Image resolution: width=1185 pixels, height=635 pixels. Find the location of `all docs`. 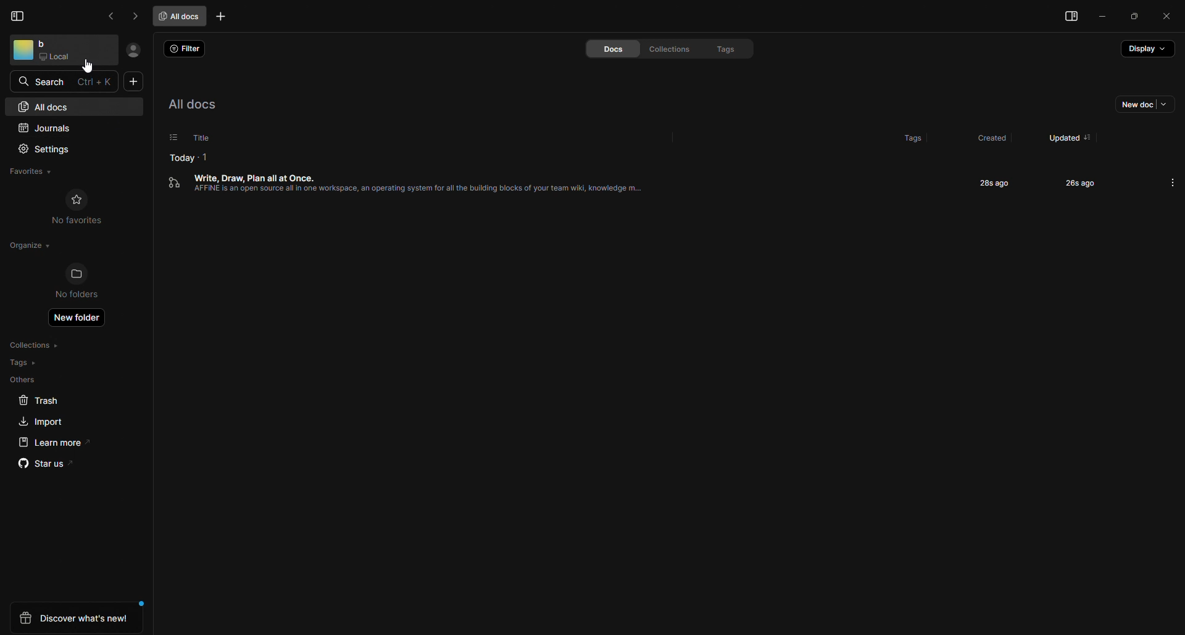

all docs is located at coordinates (182, 15).